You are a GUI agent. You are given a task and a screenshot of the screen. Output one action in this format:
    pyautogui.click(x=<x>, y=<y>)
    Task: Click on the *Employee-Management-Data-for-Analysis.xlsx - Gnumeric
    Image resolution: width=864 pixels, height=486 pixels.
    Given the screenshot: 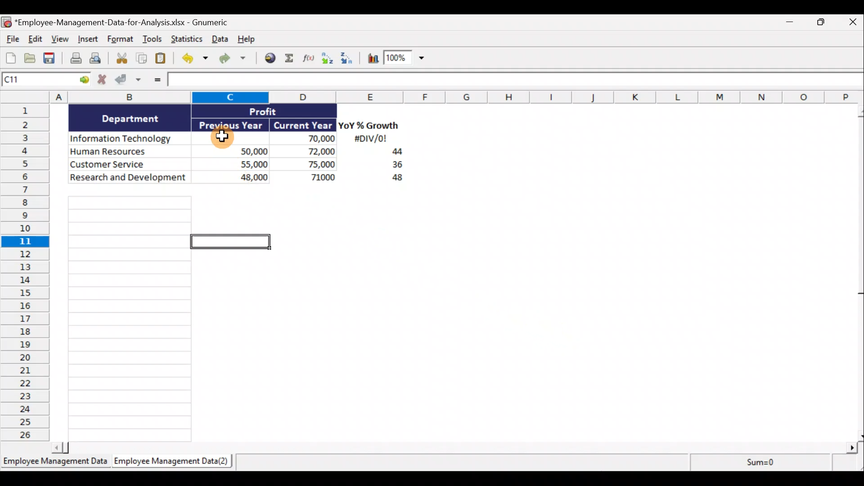 What is the action you would take?
    pyautogui.click(x=132, y=22)
    